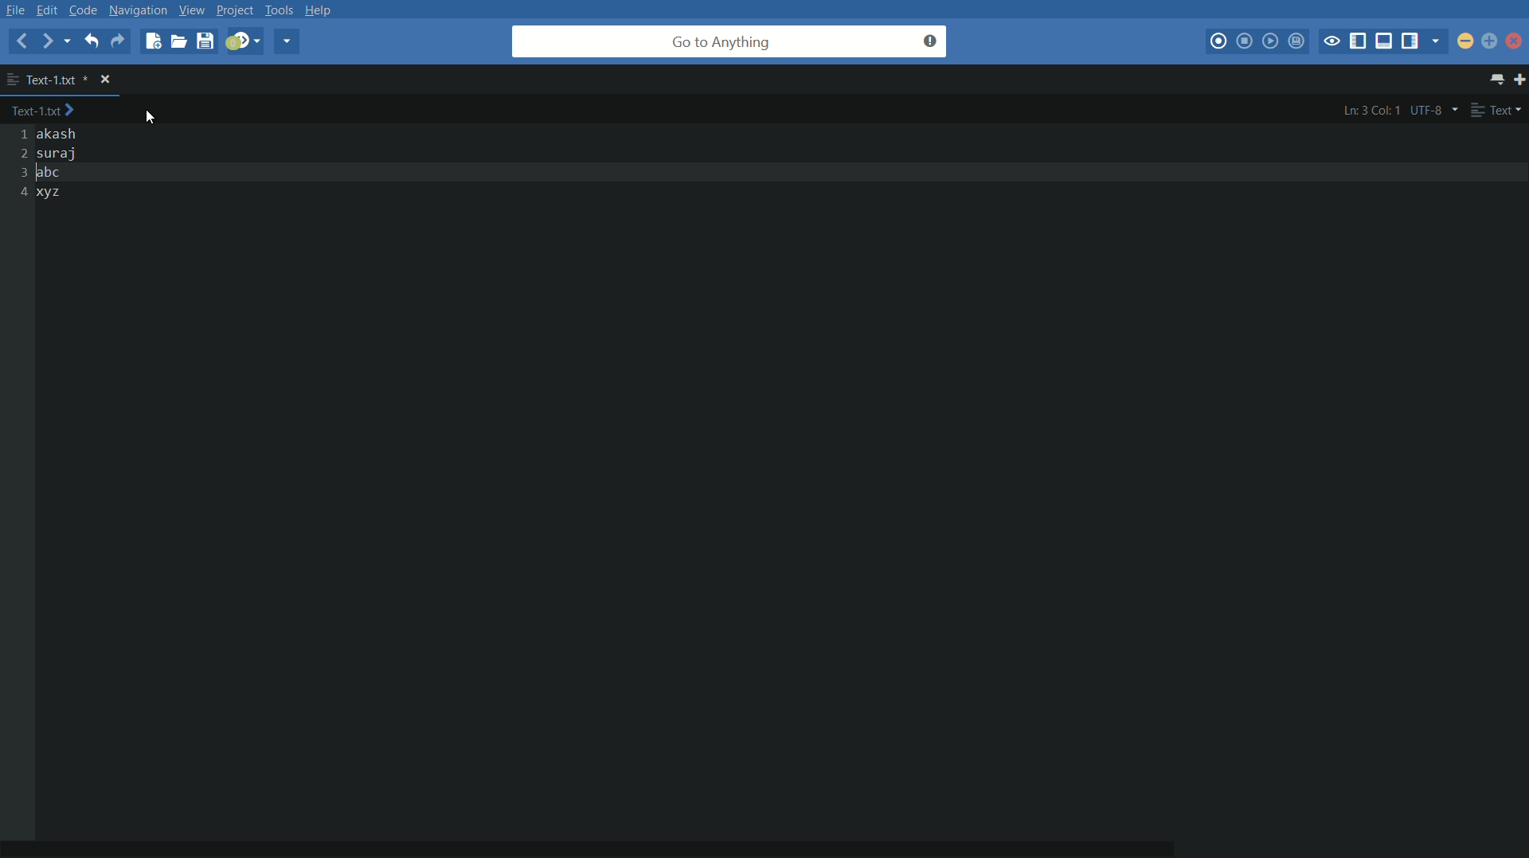 The width and height of the screenshot is (1529, 858). What do you see at coordinates (22, 41) in the screenshot?
I see `back` at bounding box center [22, 41].